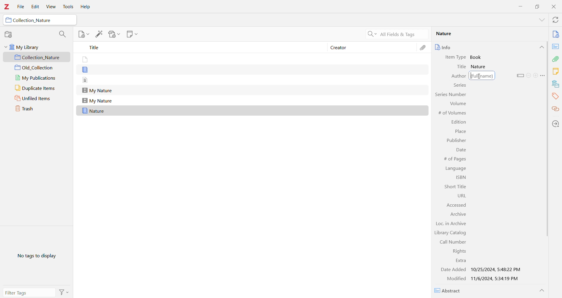 The height and width of the screenshot is (298, 562). What do you see at coordinates (461, 151) in the screenshot?
I see `Date` at bounding box center [461, 151].